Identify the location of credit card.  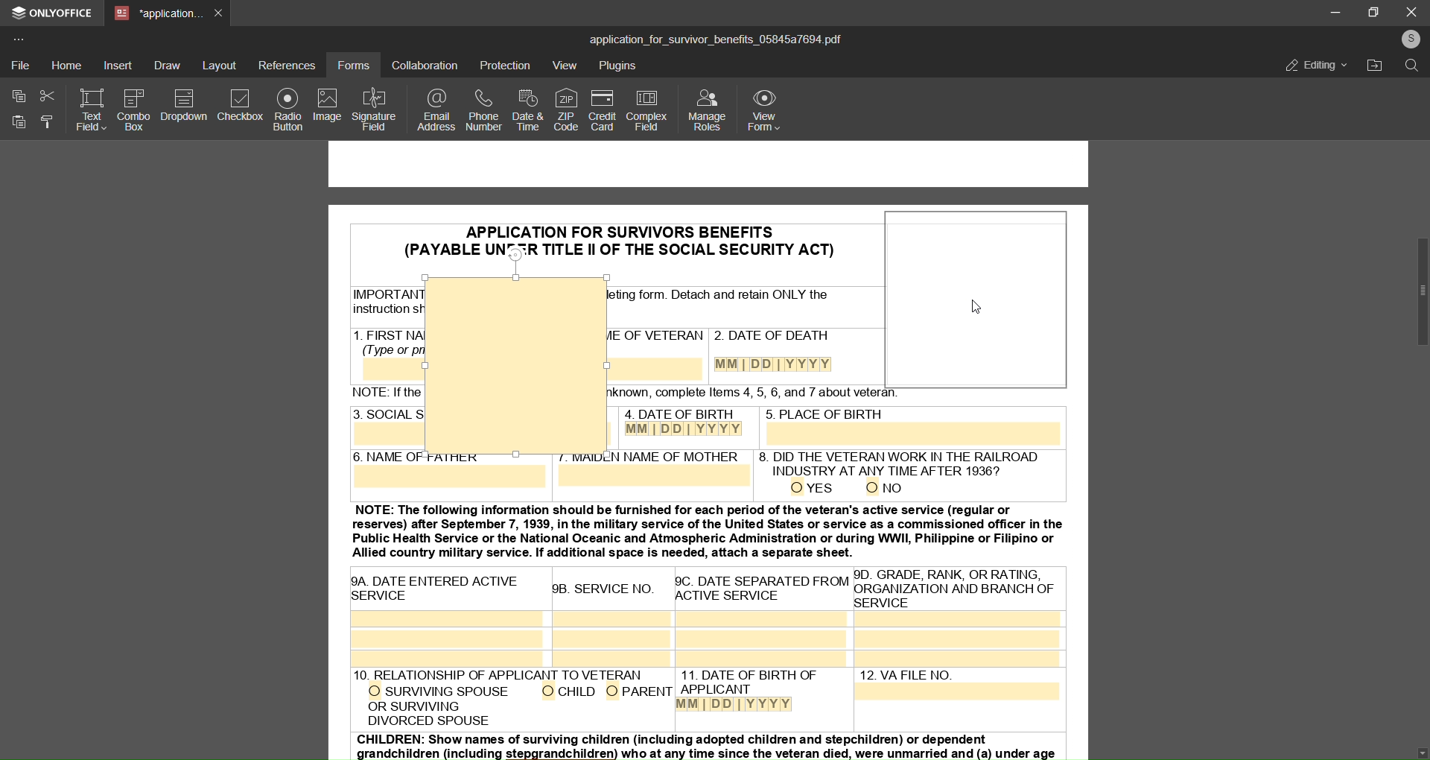
(600, 111).